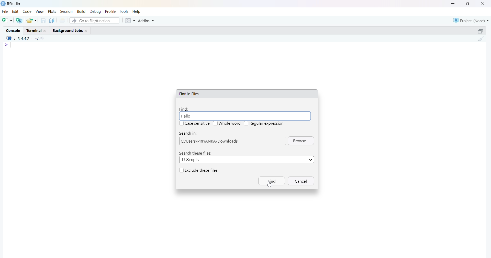 The image size is (491, 258). What do you see at coordinates (484, 4) in the screenshot?
I see `close` at bounding box center [484, 4].